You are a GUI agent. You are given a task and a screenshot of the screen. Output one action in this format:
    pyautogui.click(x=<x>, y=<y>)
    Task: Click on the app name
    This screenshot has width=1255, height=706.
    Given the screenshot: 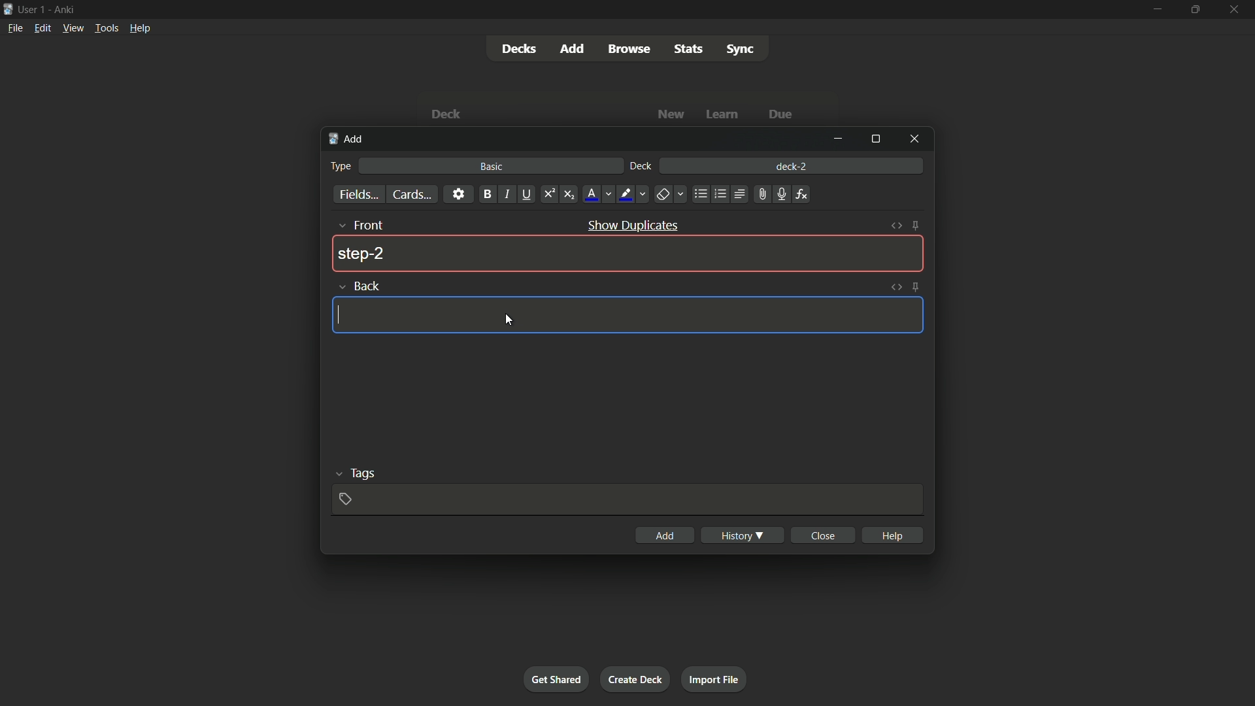 What is the action you would take?
    pyautogui.click(x=65, y=10)
    